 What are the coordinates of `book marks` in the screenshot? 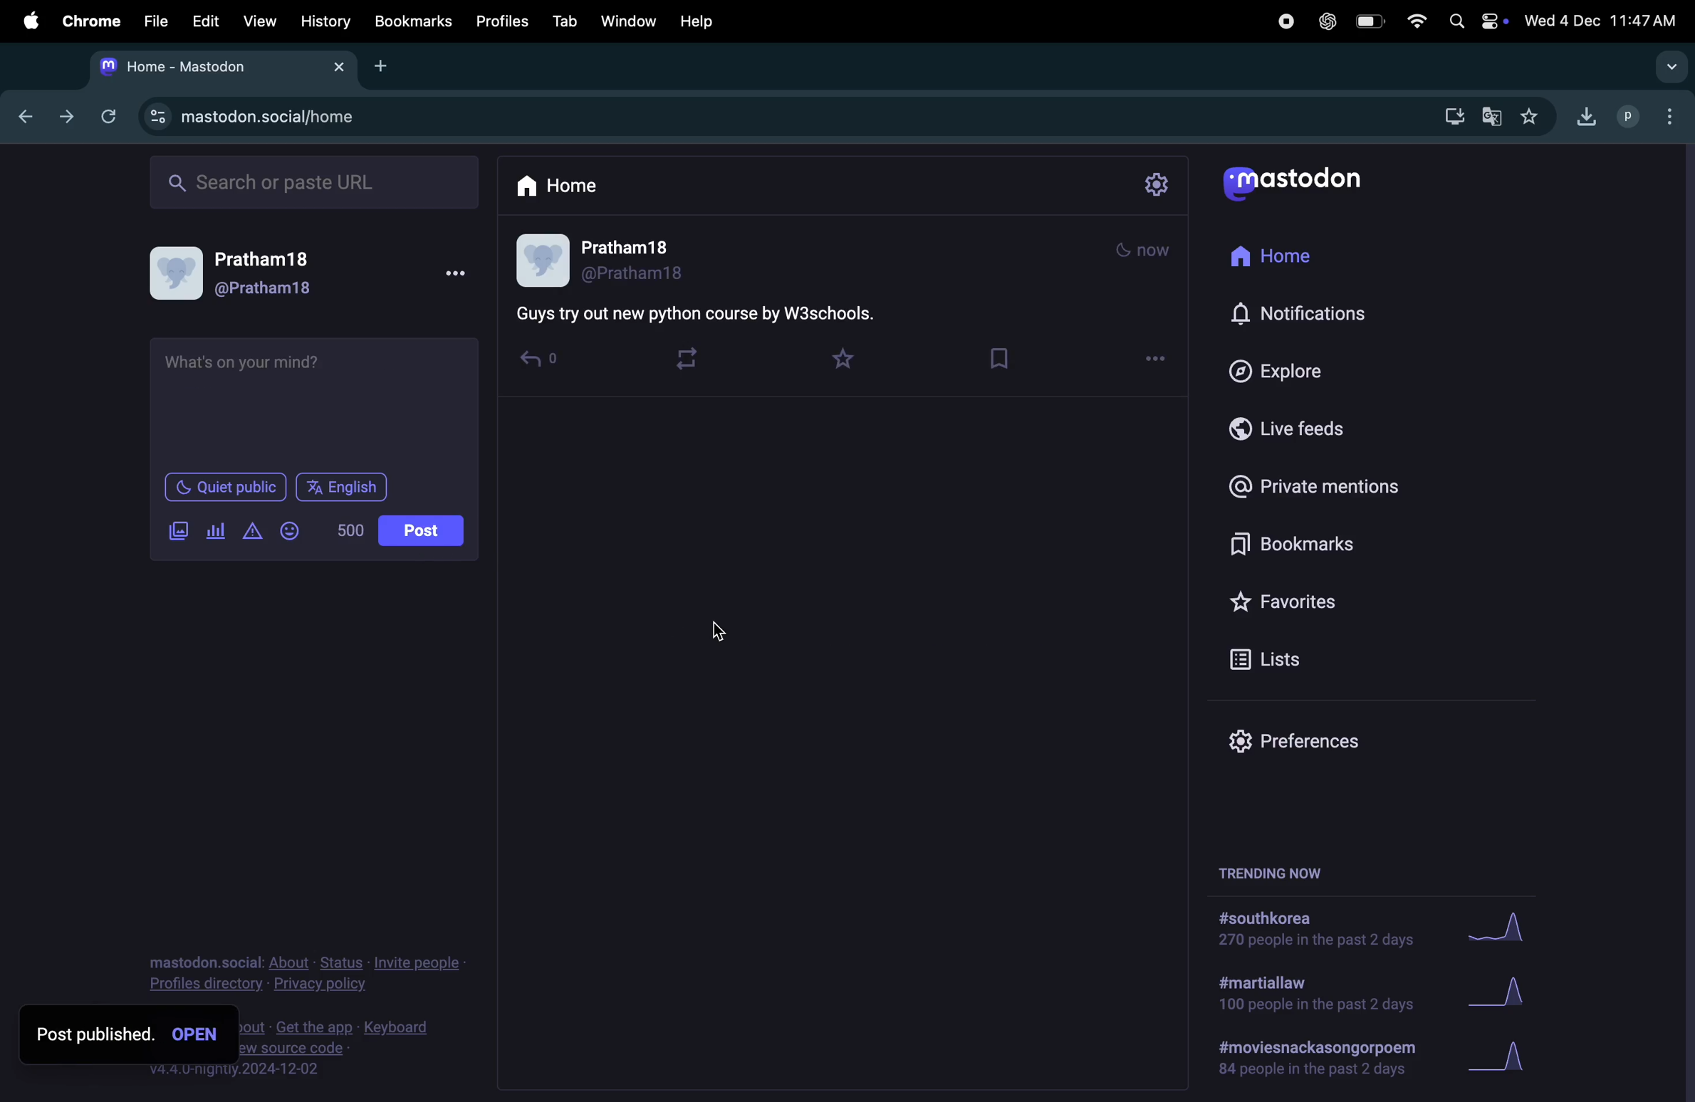 It's located at (1307, 539).